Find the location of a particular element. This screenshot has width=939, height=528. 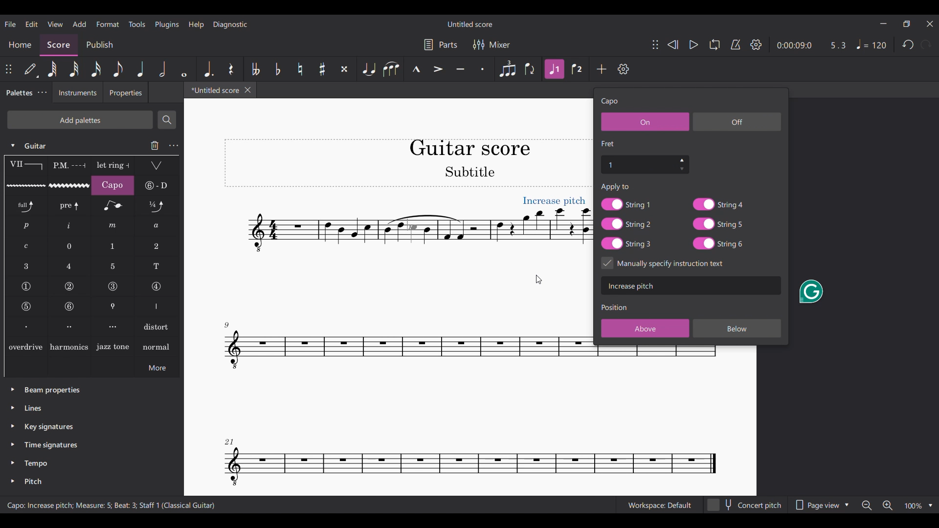

New text visible is located at coordinates (555, 201).